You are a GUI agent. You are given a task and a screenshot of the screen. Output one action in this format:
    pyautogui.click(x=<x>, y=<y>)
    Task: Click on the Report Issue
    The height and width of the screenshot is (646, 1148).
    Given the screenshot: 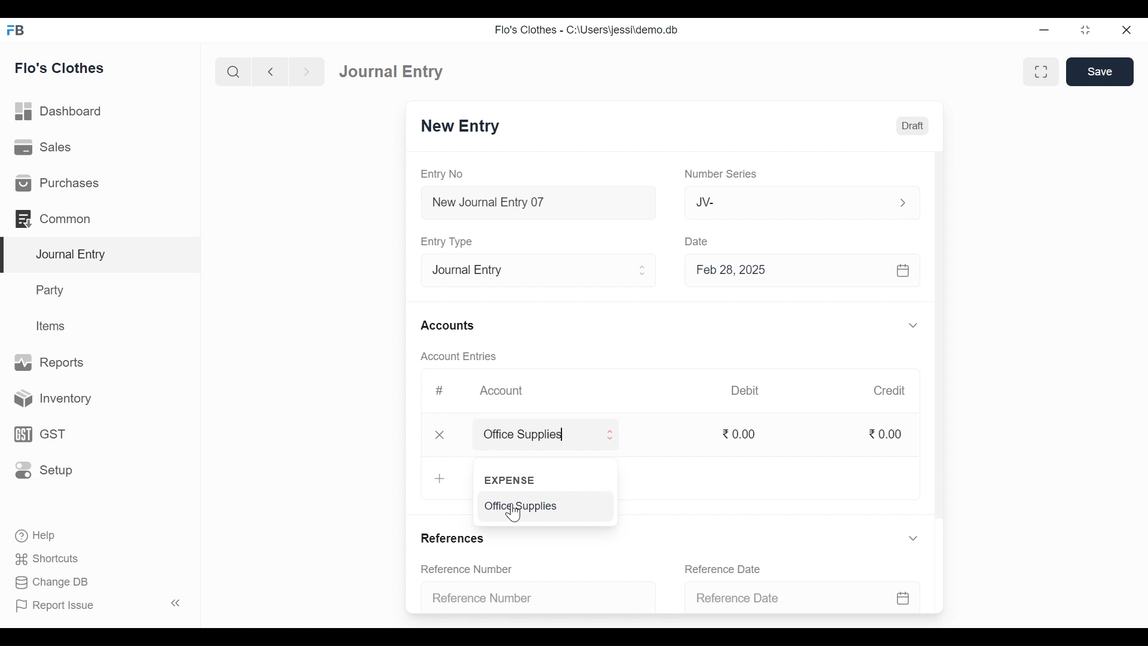 What is the action you would take?
    pyautogui.click(x=54, y=605)
    